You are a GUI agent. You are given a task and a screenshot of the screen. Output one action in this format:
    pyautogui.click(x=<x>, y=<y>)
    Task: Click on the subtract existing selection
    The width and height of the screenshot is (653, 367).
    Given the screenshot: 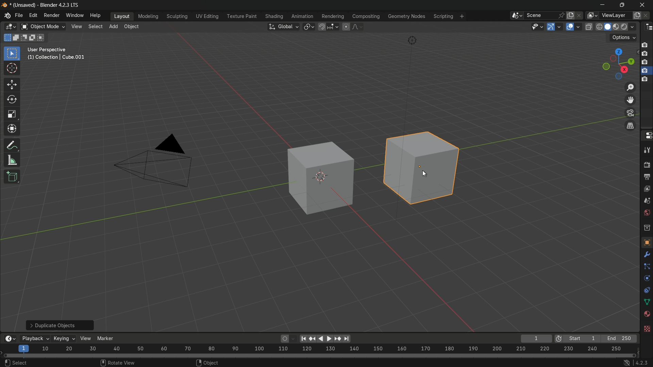 What is the action you would take?
    pyautogui.click(x=25, y=37)
    